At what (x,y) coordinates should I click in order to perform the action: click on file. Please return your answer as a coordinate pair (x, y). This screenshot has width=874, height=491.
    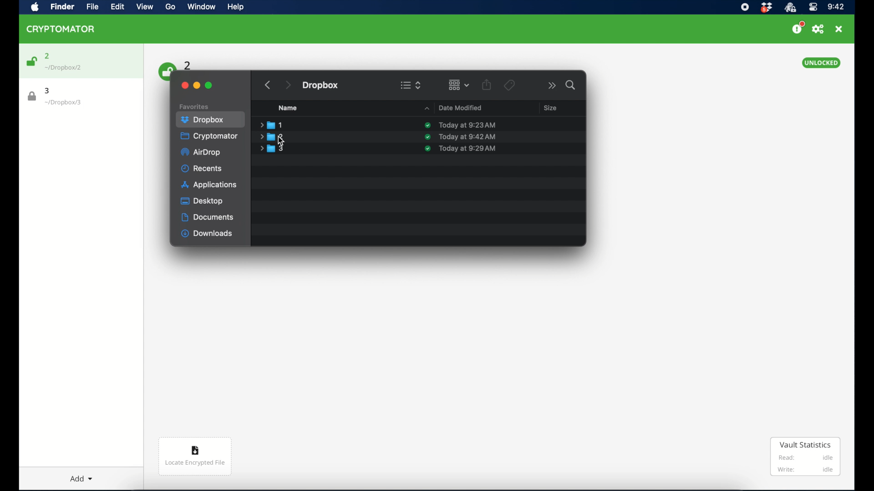
    Looking at the image, I should click on (90, 7).